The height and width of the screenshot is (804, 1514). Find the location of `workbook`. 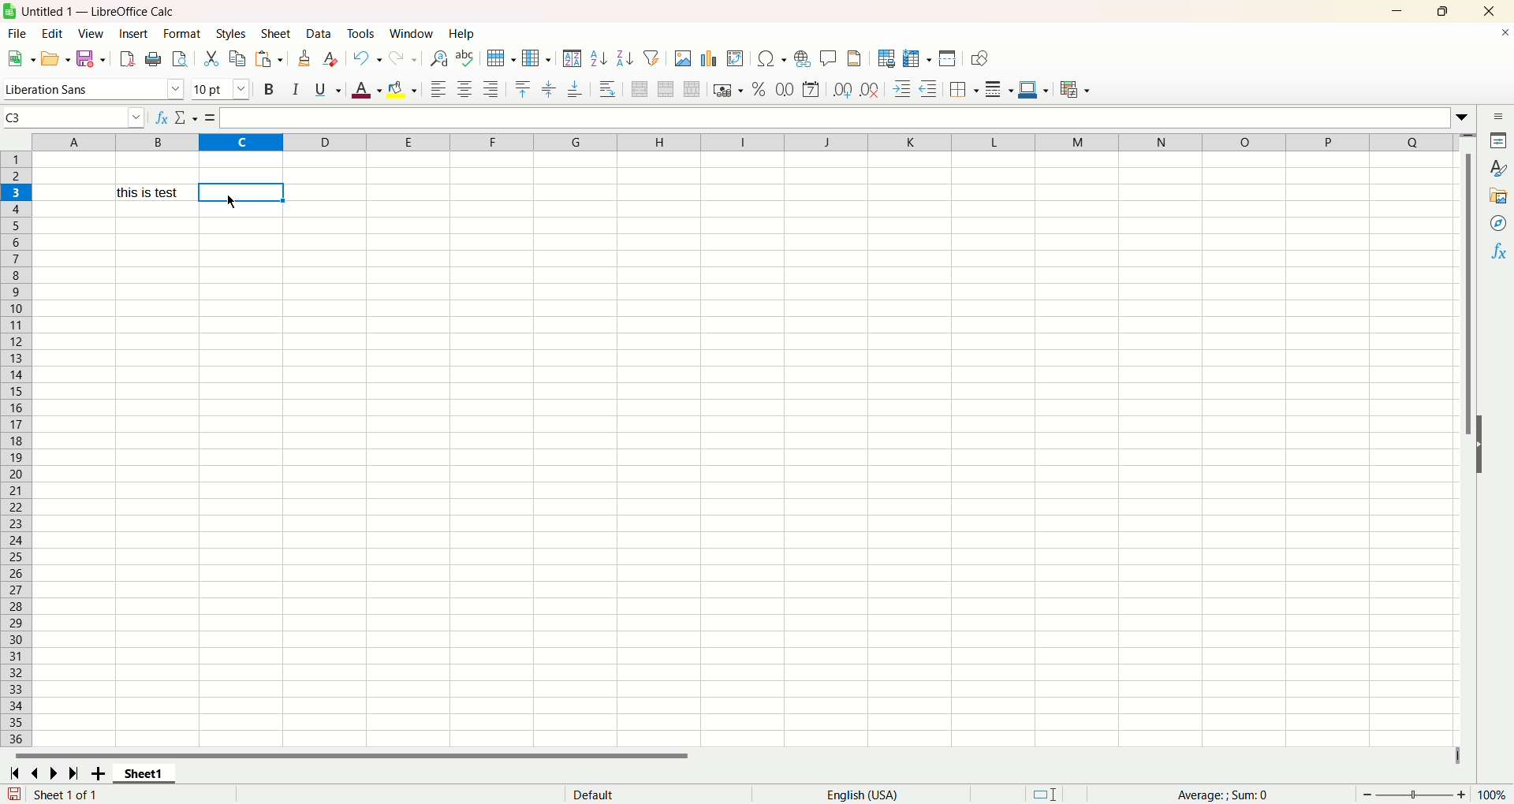

workbook is located at coordinates (745, 452).